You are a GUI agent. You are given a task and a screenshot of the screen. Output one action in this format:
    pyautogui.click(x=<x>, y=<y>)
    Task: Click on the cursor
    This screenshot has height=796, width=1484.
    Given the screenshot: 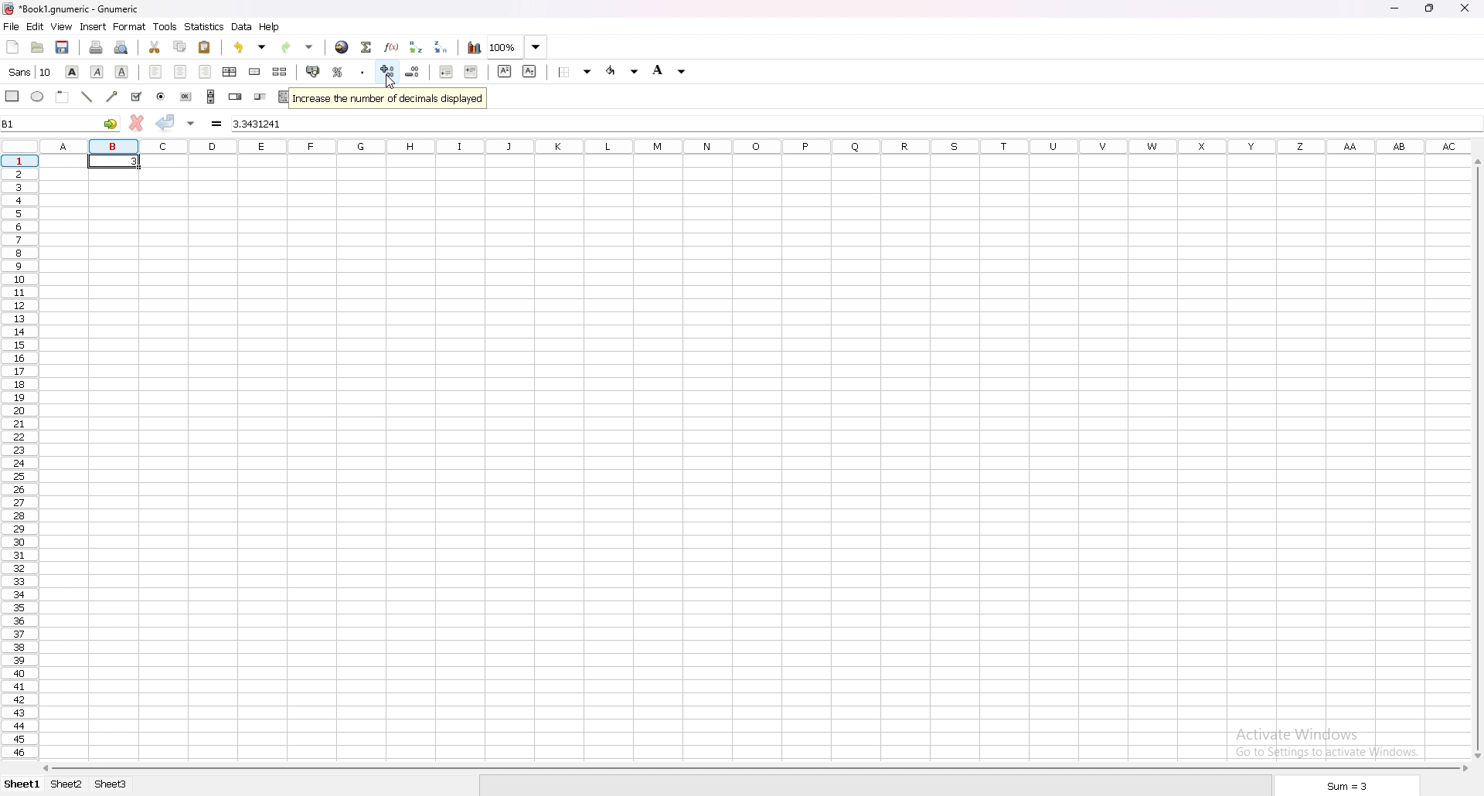 What is the action you would take?
    pyautogui.click(x=389, y=83)
    